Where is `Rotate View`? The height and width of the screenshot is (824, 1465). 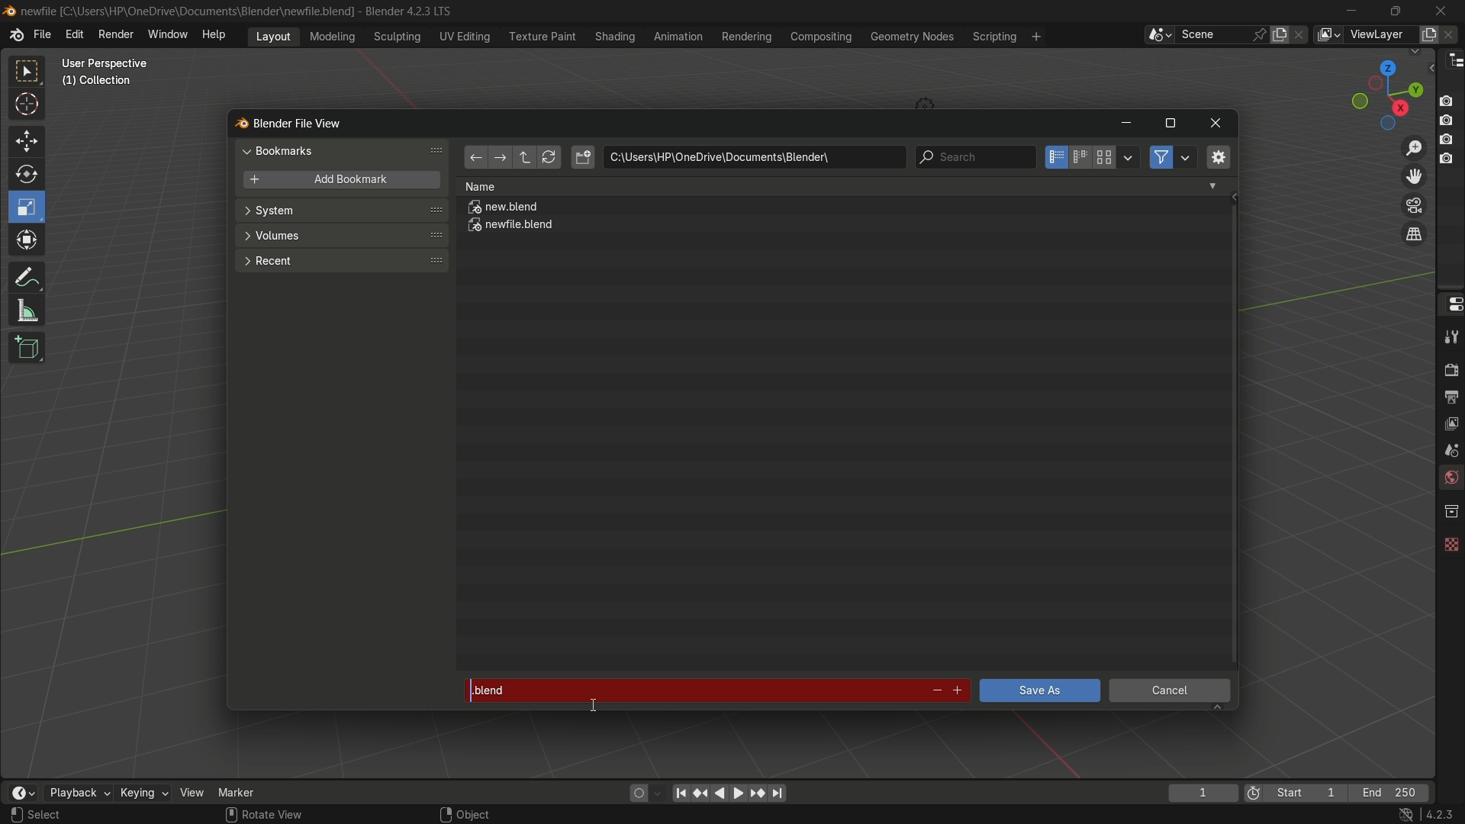
Rotate View is located at coordinates (264, 815).